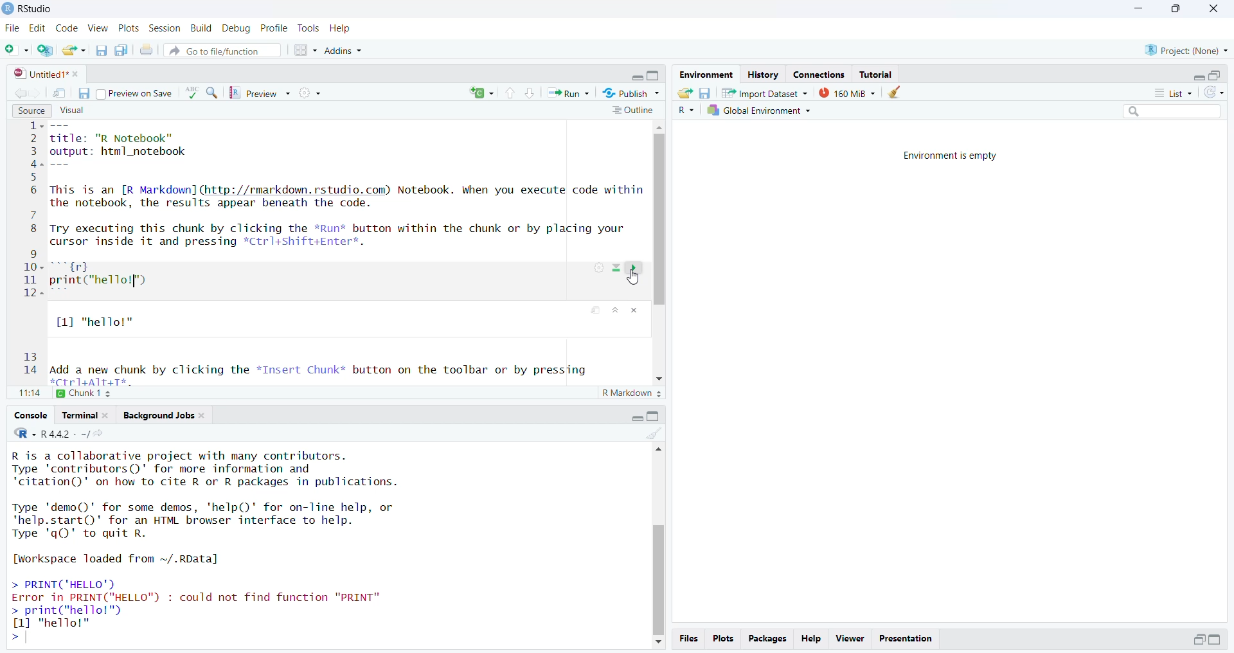 The width and height of the screenshot is (1234, 653). I want to click on clear object from the workspace, so click(897, 93).